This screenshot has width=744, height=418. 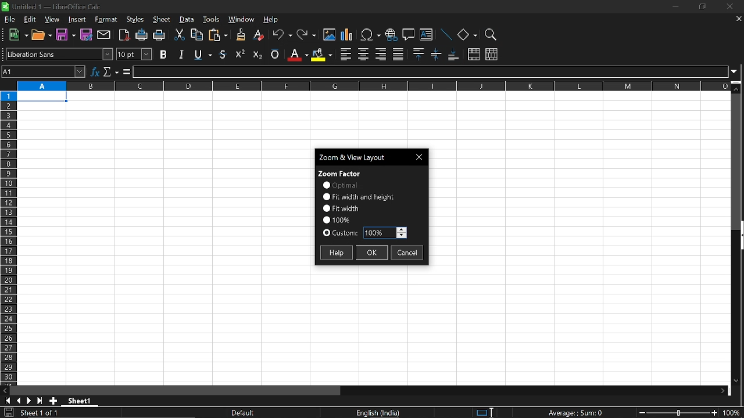 What do you see at coordinates (238, 34) in the screenshot?
I see `clone formatting` at bounding box center [238, 34].